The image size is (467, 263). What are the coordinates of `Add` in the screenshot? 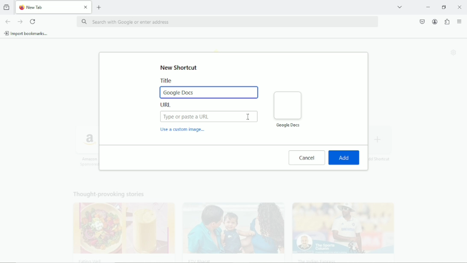 It's located at (344, 158).